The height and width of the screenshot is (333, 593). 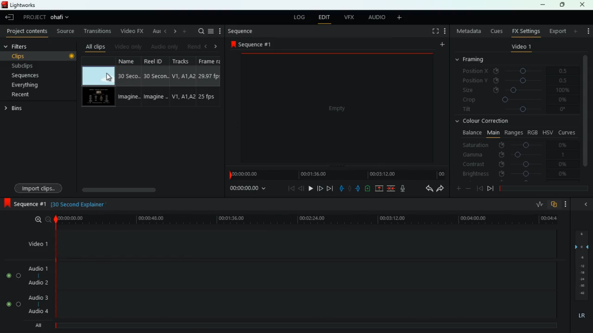 I want to click on audio, so click(x=377, y=18).